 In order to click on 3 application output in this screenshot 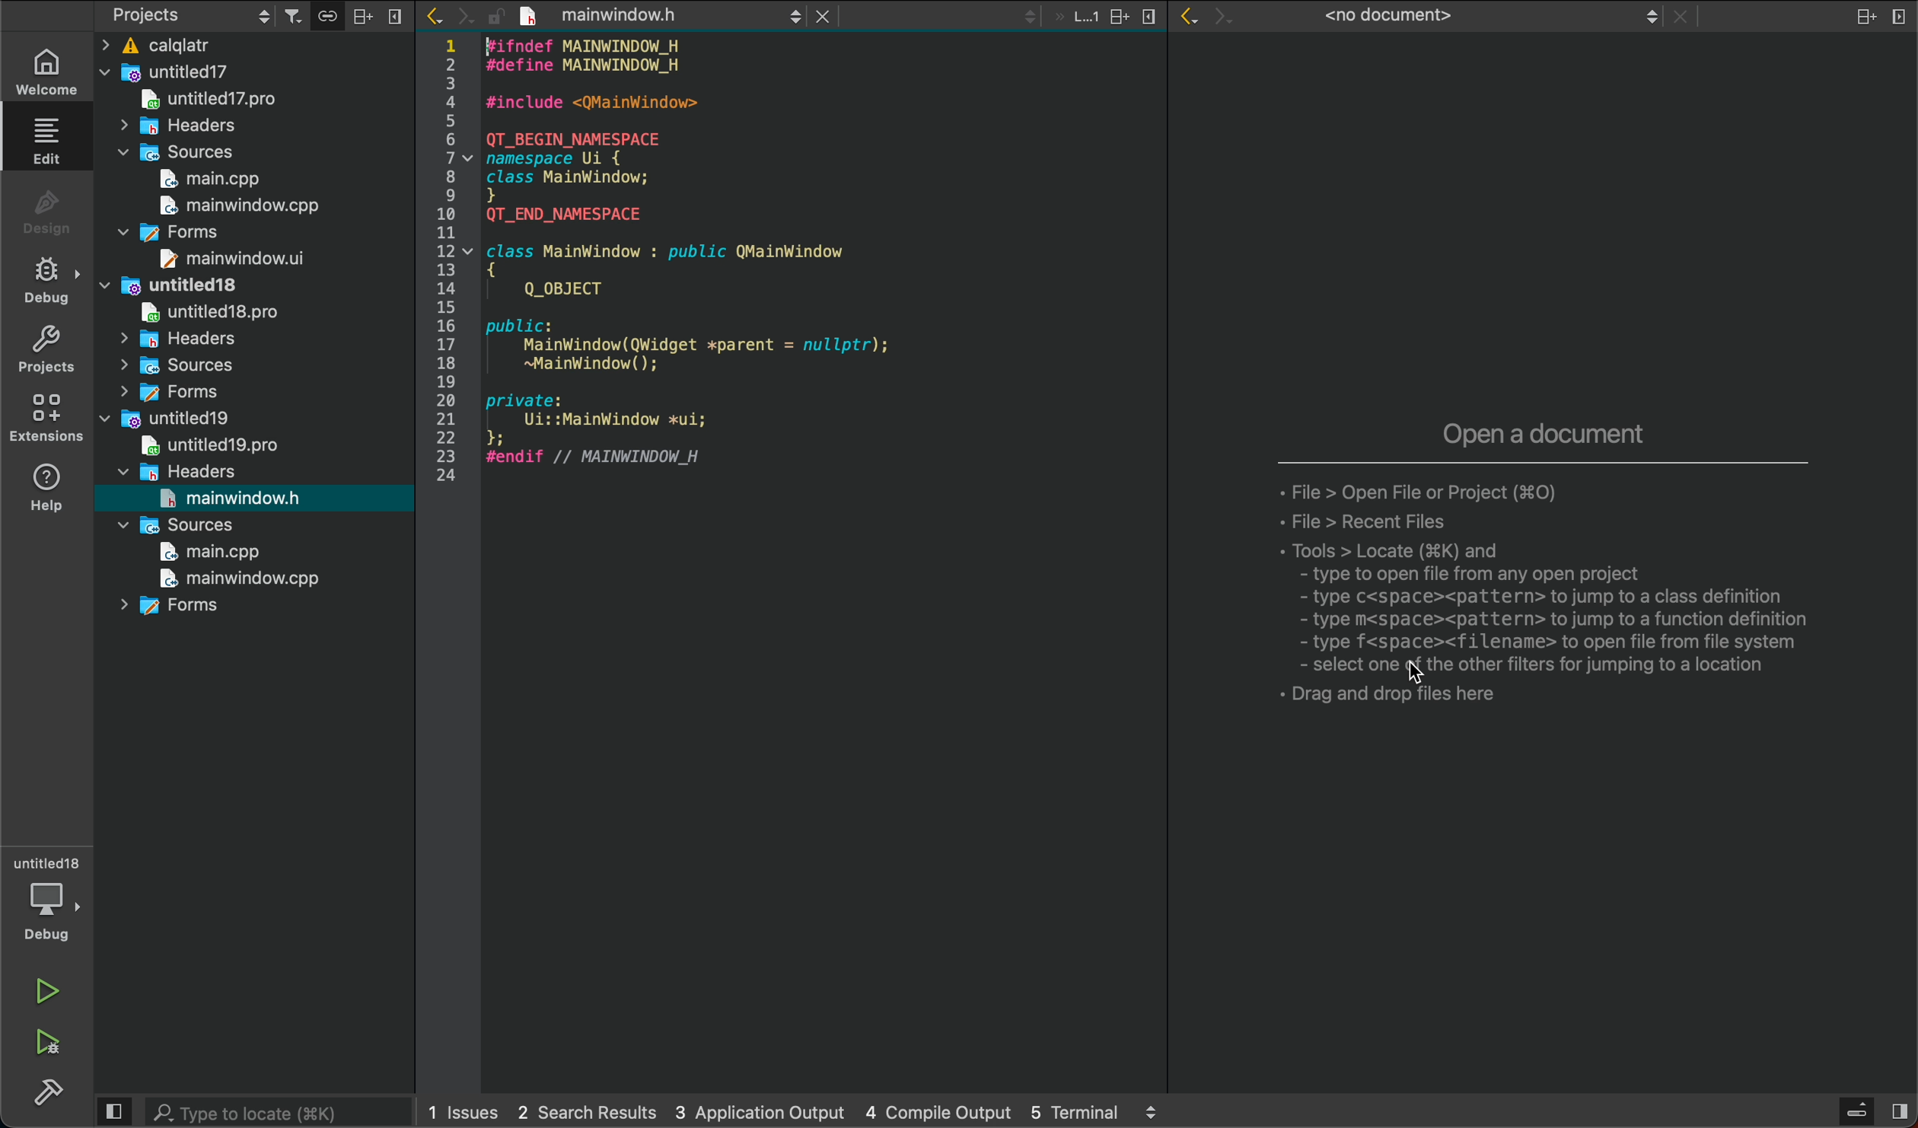, I will do `click(760, 1110)`.